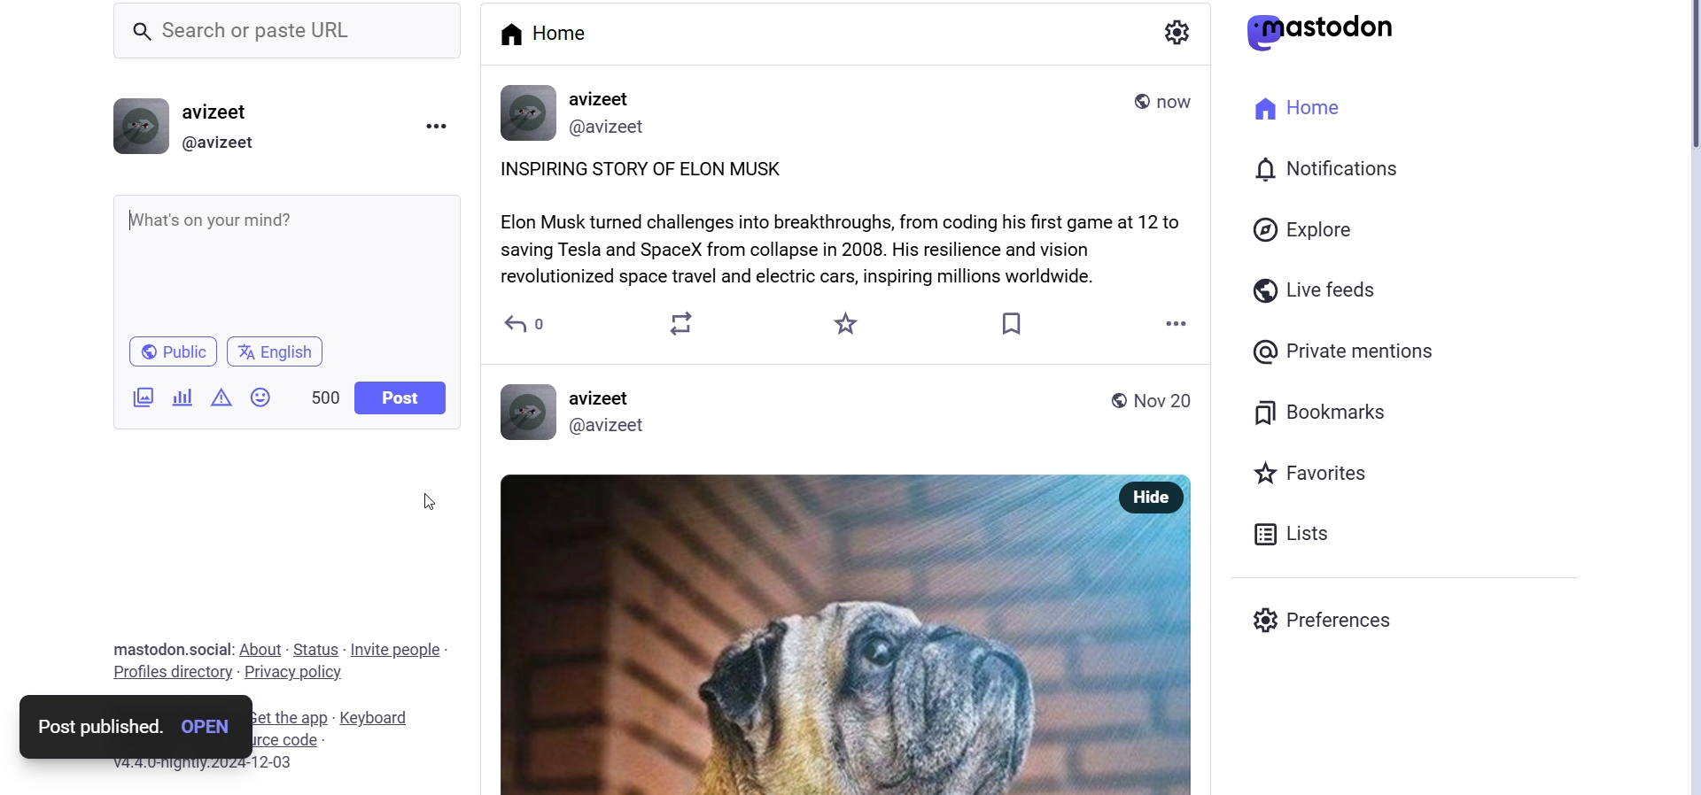 This screenshot has height=795, width=1701. What do you see at coordinates (326, 399) in the screenshot?
I see `word limit` at bounding box center [326, 399].